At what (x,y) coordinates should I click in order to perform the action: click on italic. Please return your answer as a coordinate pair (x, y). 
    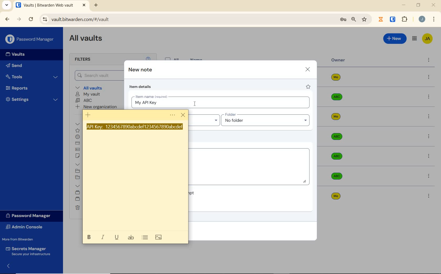
    Looking at the image, I should click on (103, 237).